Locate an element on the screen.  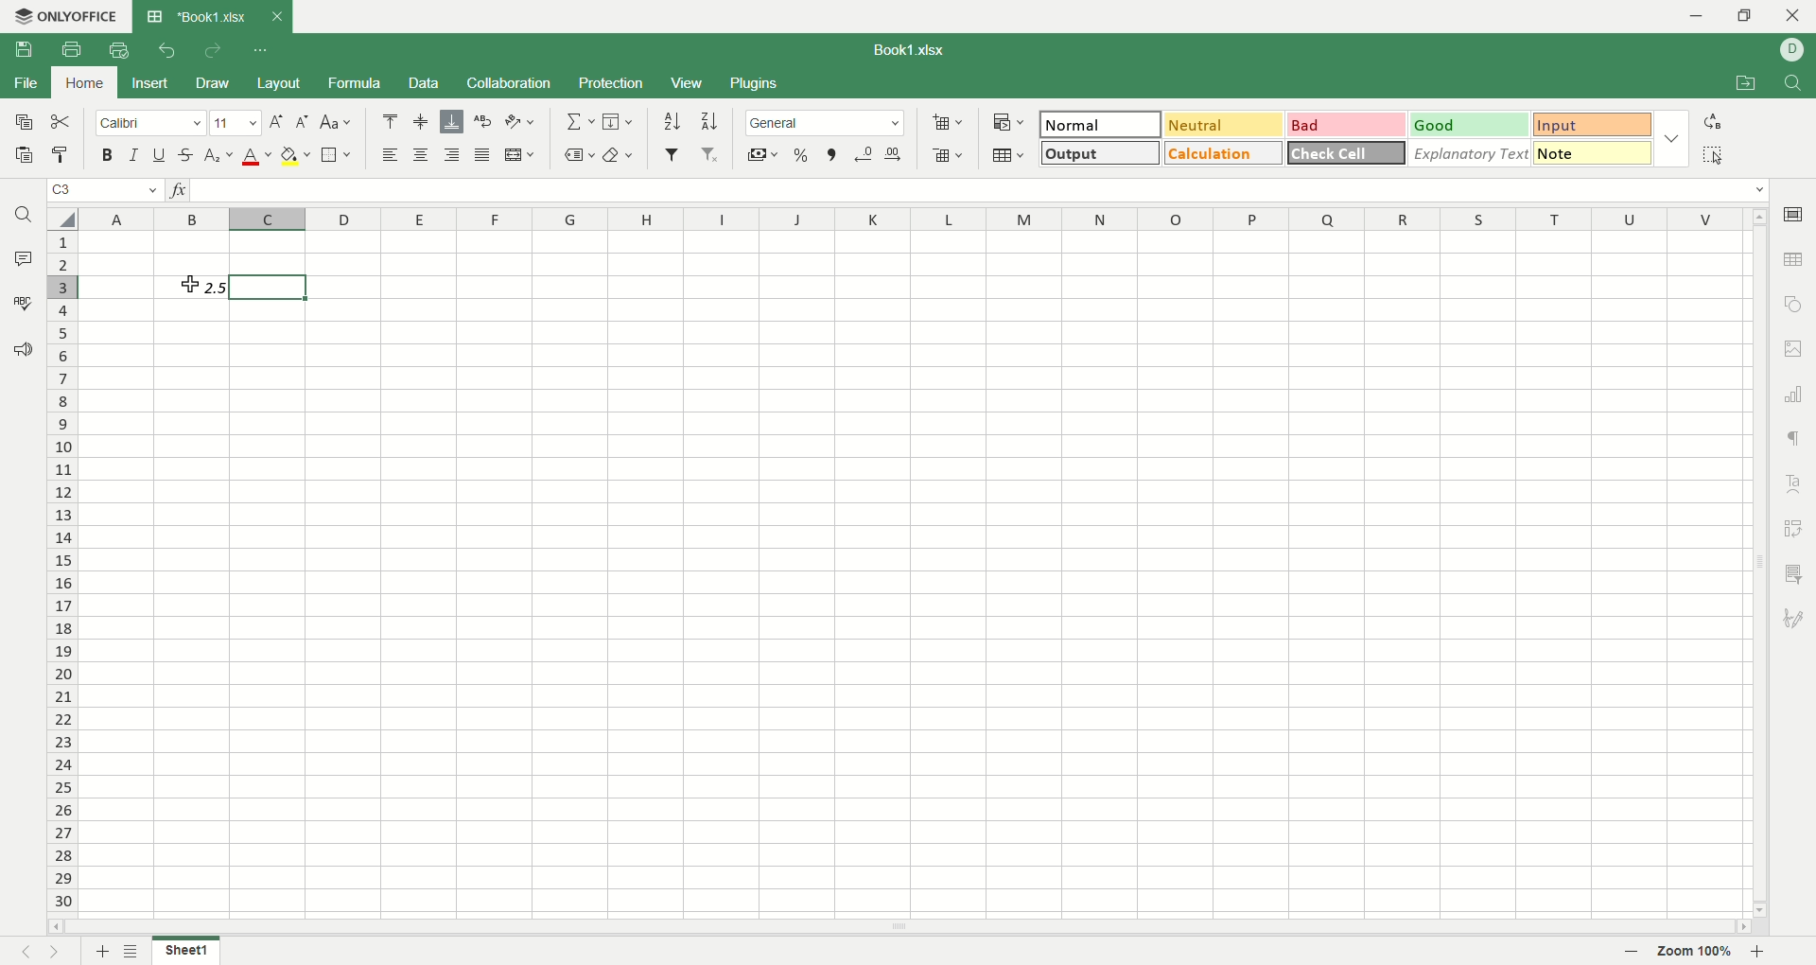
increase decimal is located at coordinates (864, 155).